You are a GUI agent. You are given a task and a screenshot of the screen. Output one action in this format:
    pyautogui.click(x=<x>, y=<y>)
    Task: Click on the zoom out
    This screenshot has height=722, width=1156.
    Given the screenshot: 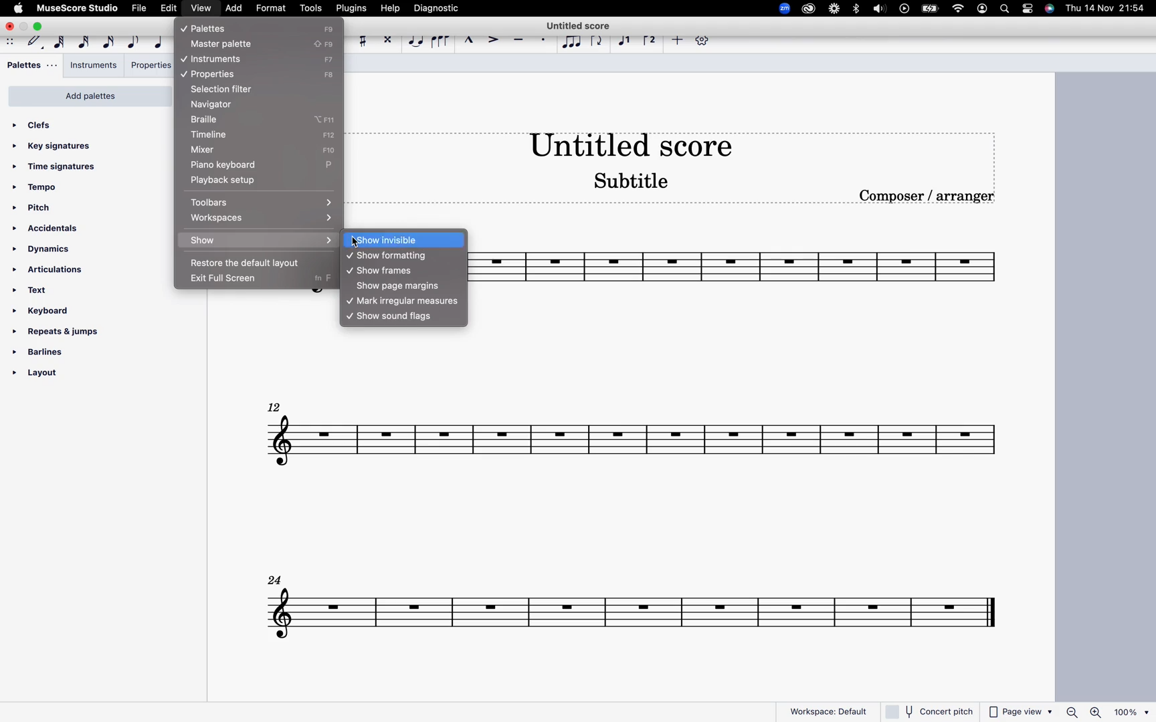 What is the action you would take?
    pyautogui.click(x=1068, y=709)
    